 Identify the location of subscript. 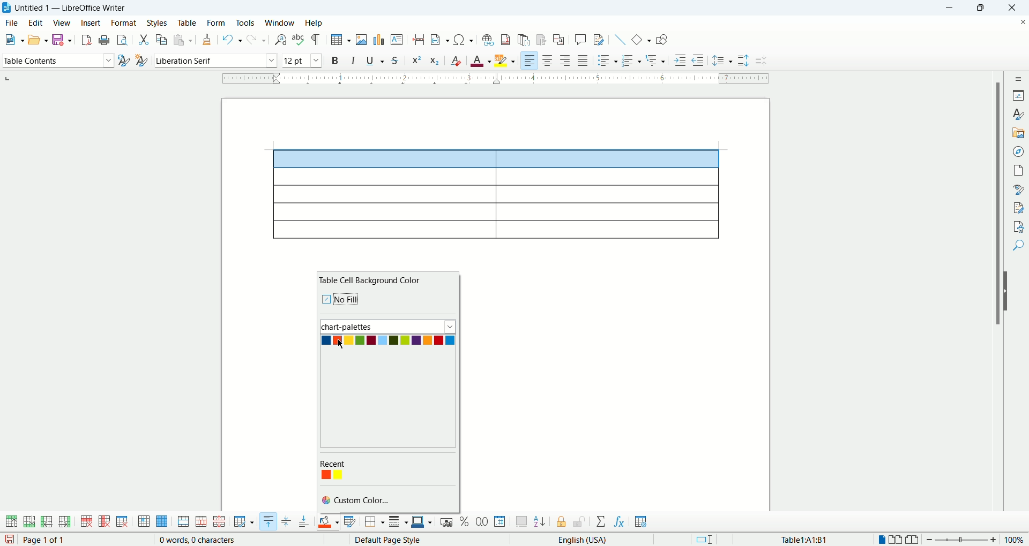
(435, 59).